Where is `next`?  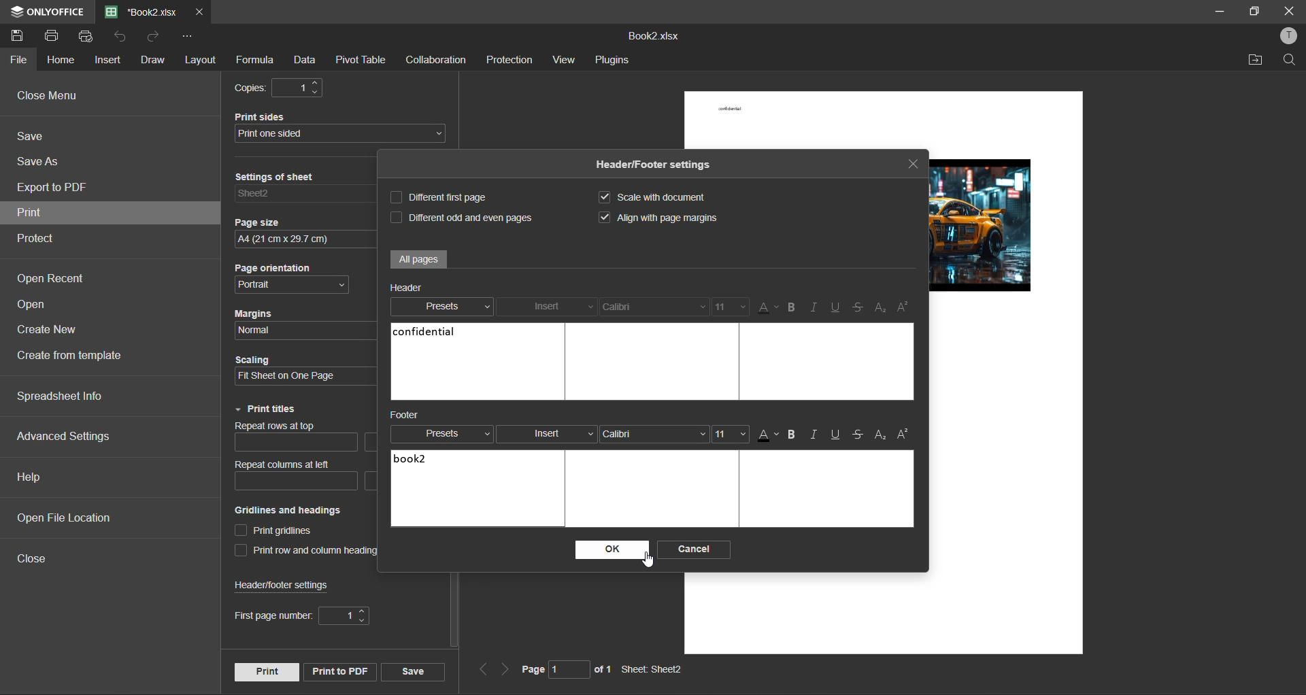 next is located at coordinates (505, 669).